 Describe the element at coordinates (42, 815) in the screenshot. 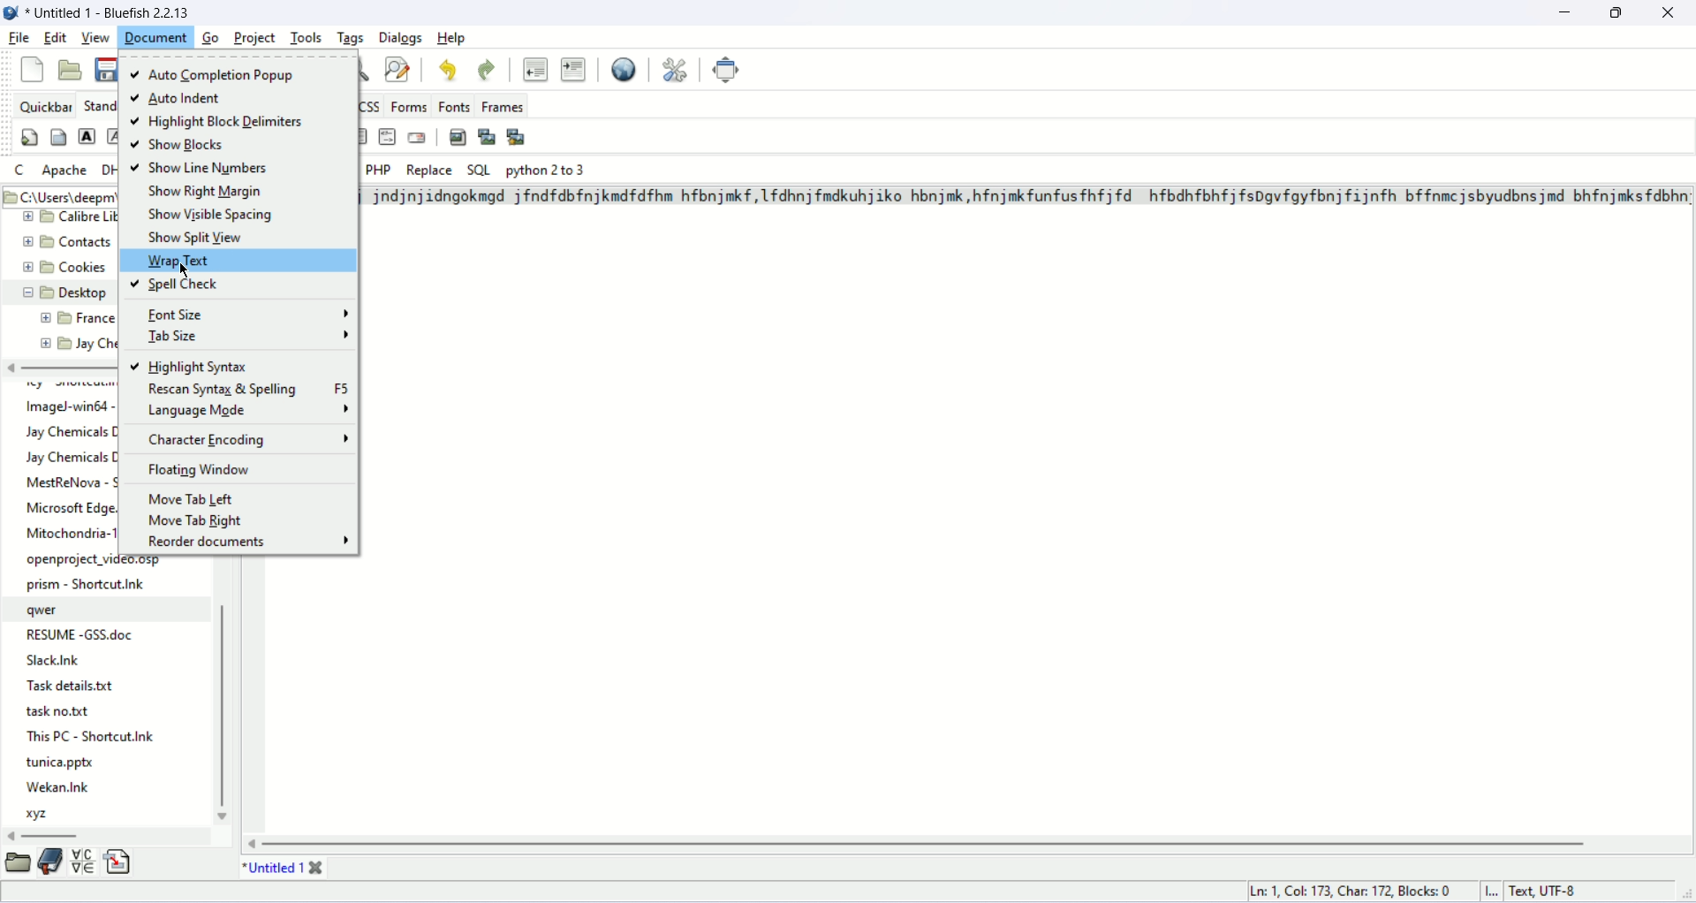

I see `xyz` at that location.